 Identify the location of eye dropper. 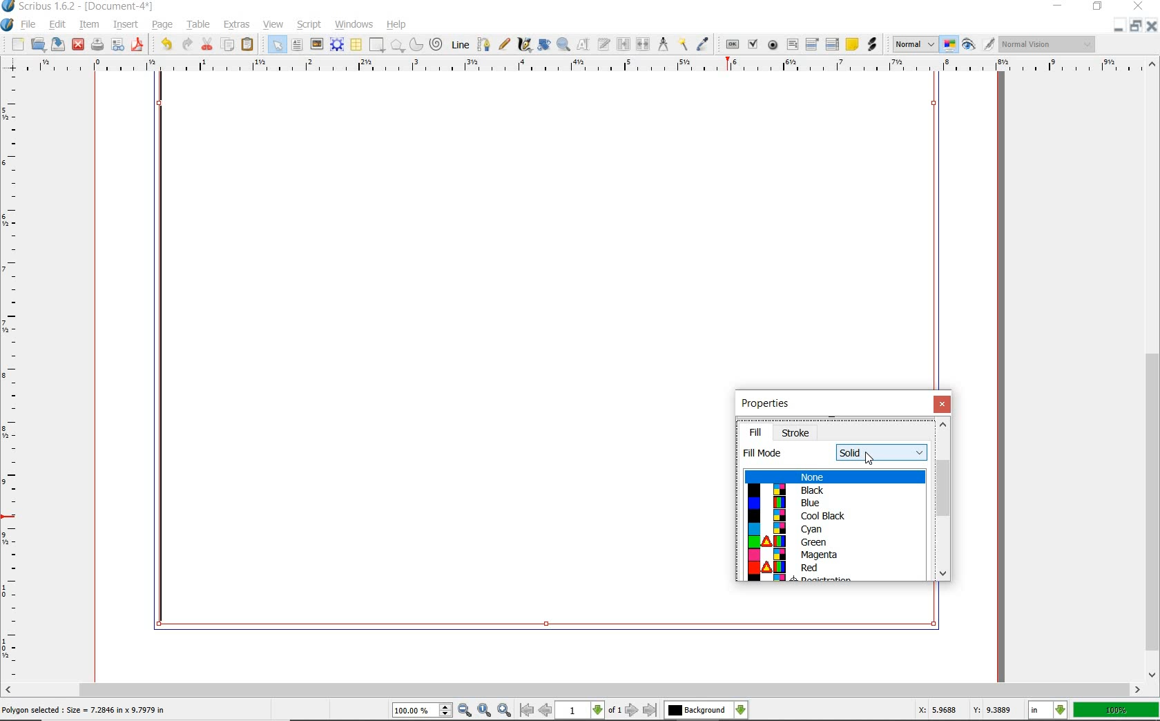
(703, 42).